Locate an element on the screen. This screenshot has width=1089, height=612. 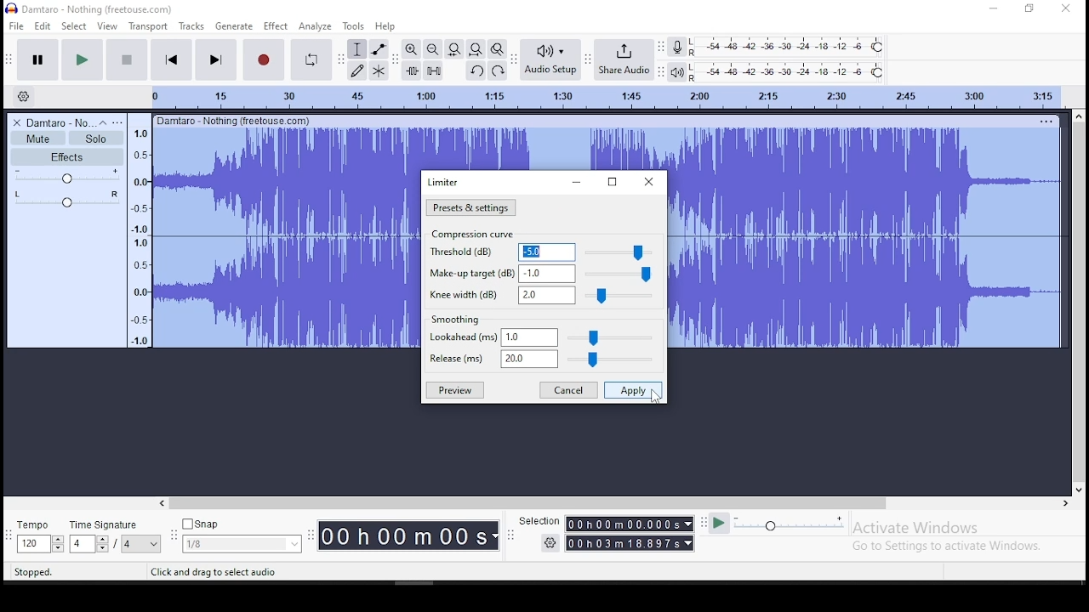
fit project to width is located at coordinates (478, 51).